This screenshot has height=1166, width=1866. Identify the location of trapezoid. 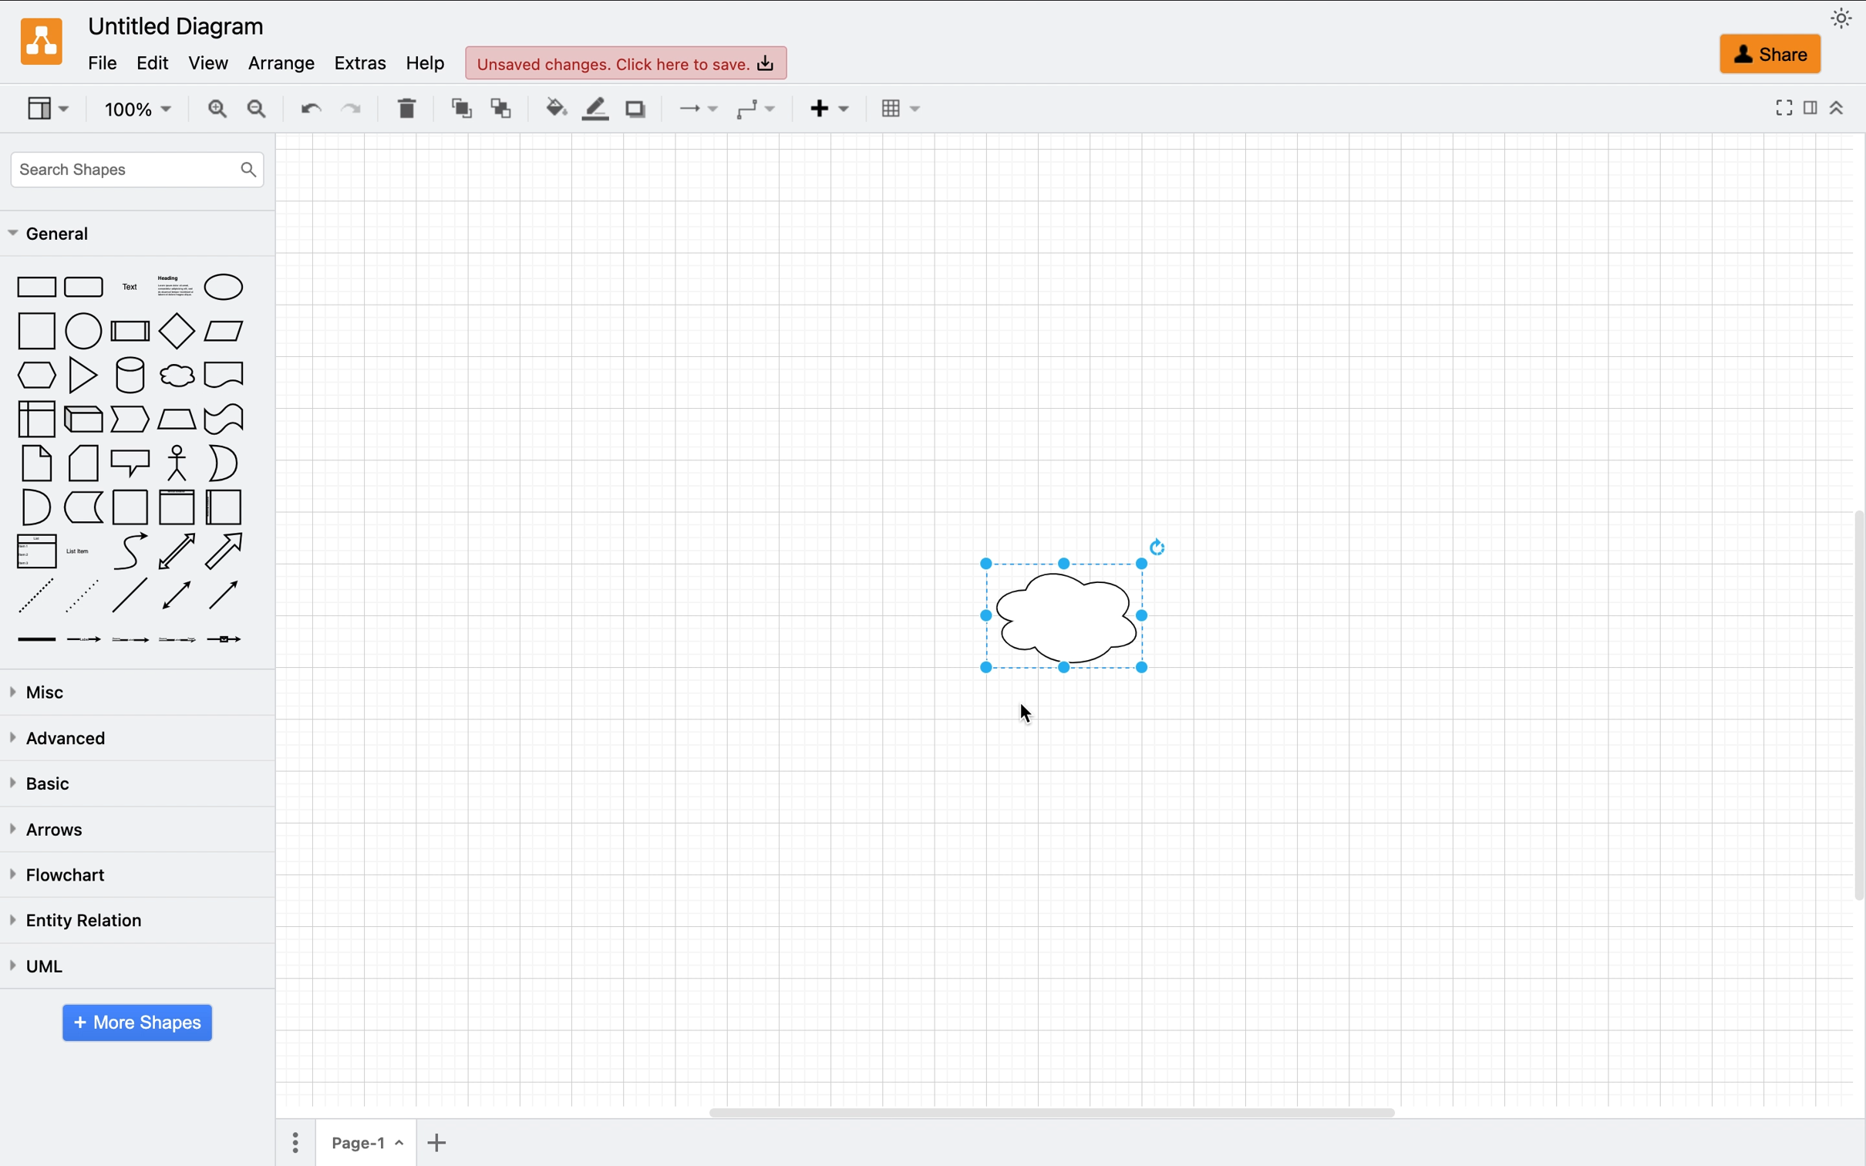
(176, 420).